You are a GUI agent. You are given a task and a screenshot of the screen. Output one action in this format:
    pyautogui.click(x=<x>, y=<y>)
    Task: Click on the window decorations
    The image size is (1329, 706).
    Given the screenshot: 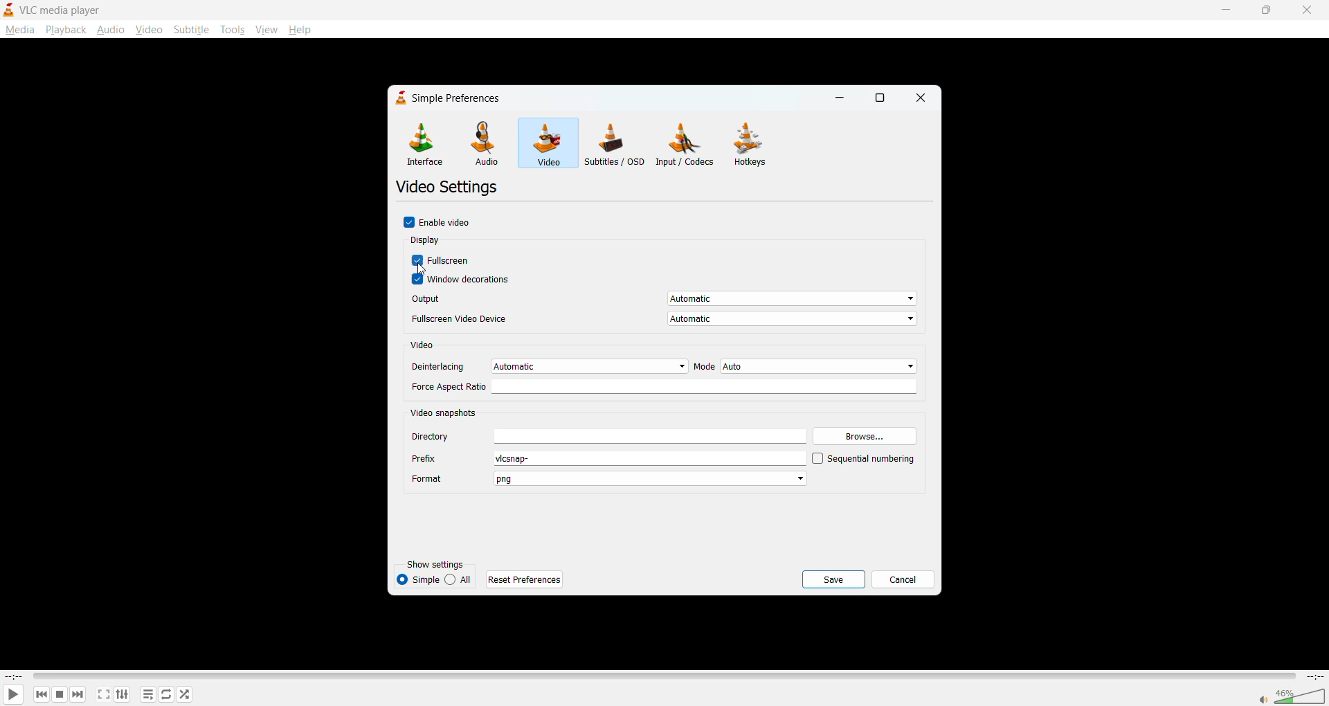 What is the action you would take?
    pyautogui.click(x=464, y=280)
    